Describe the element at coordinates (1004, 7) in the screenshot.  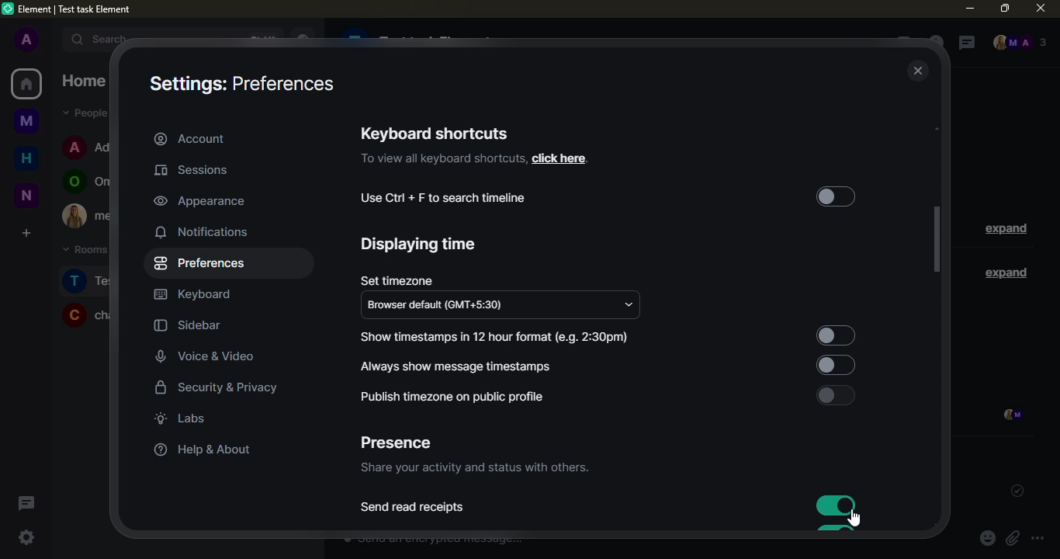
I see `maximize` at that location.